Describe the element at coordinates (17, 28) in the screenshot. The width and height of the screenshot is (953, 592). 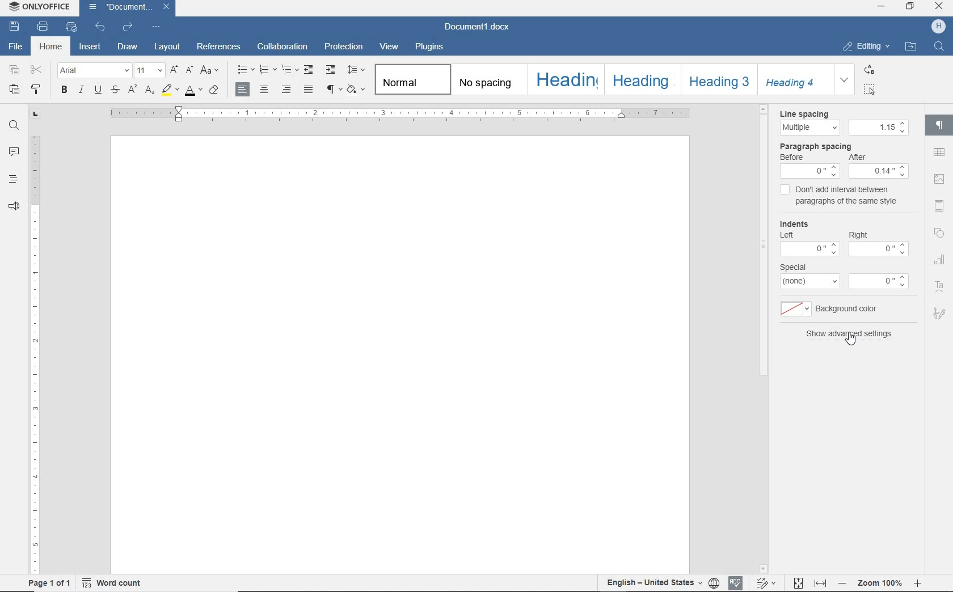
I see `save` at that location.